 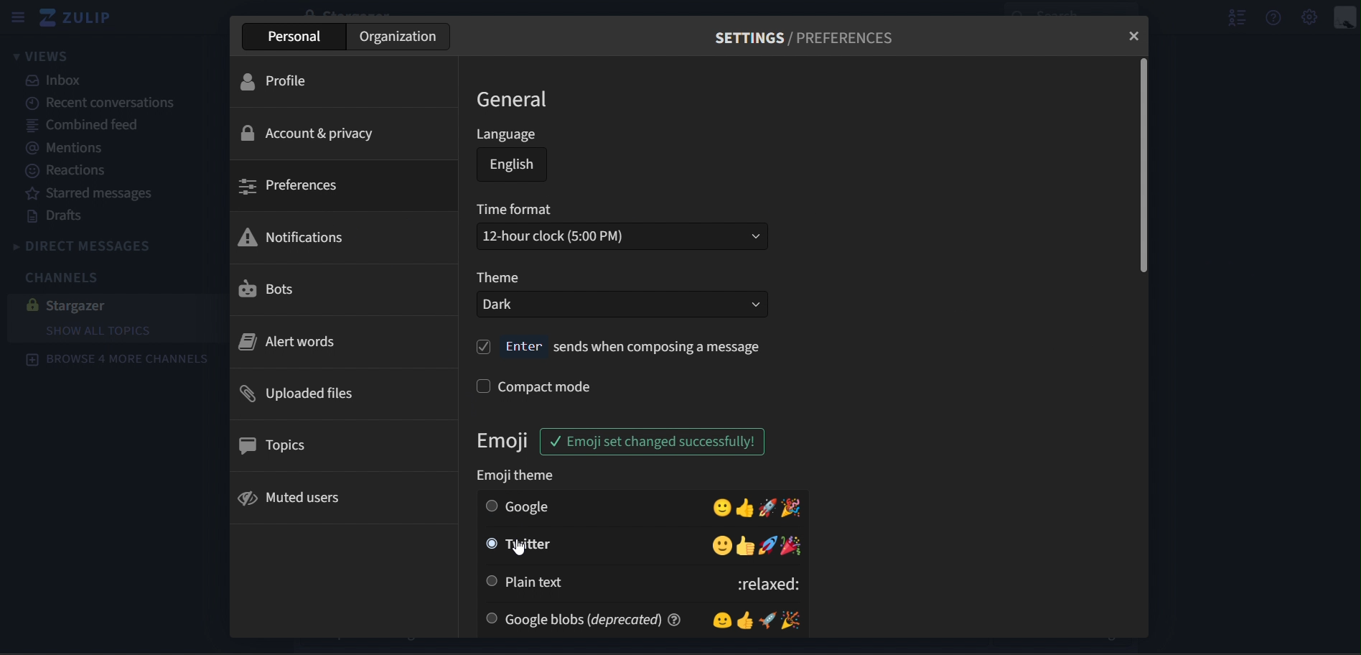 What do you see at coordinates (516, 100) in the screenshot?
I see `general` at bounding box center [516, 100].